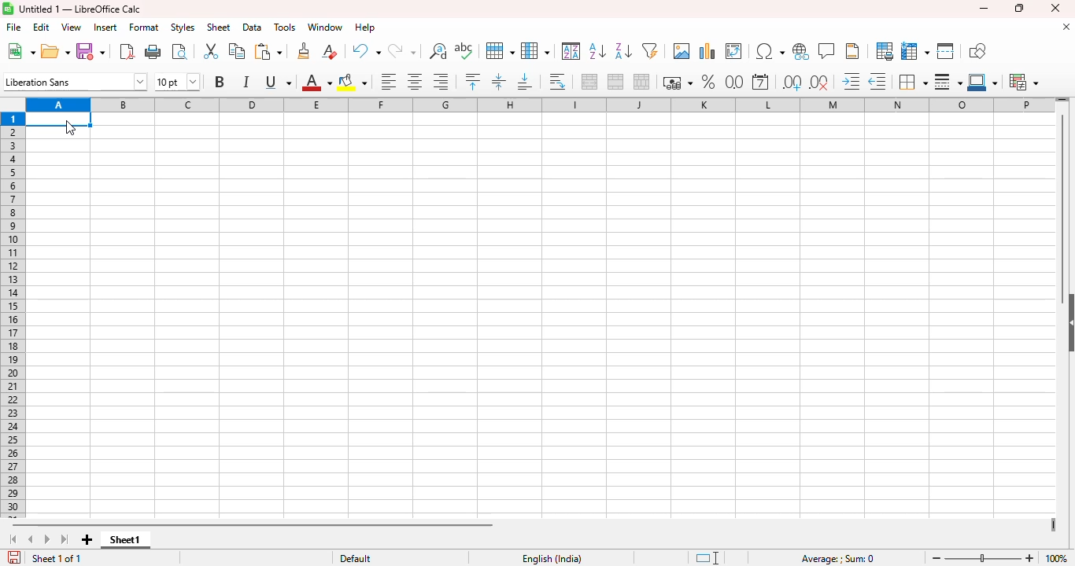 This screenshot has height=566, width=1075. Describe the element at coordinates (438, 51) in the screenshot. I see `find and replace` at that location.